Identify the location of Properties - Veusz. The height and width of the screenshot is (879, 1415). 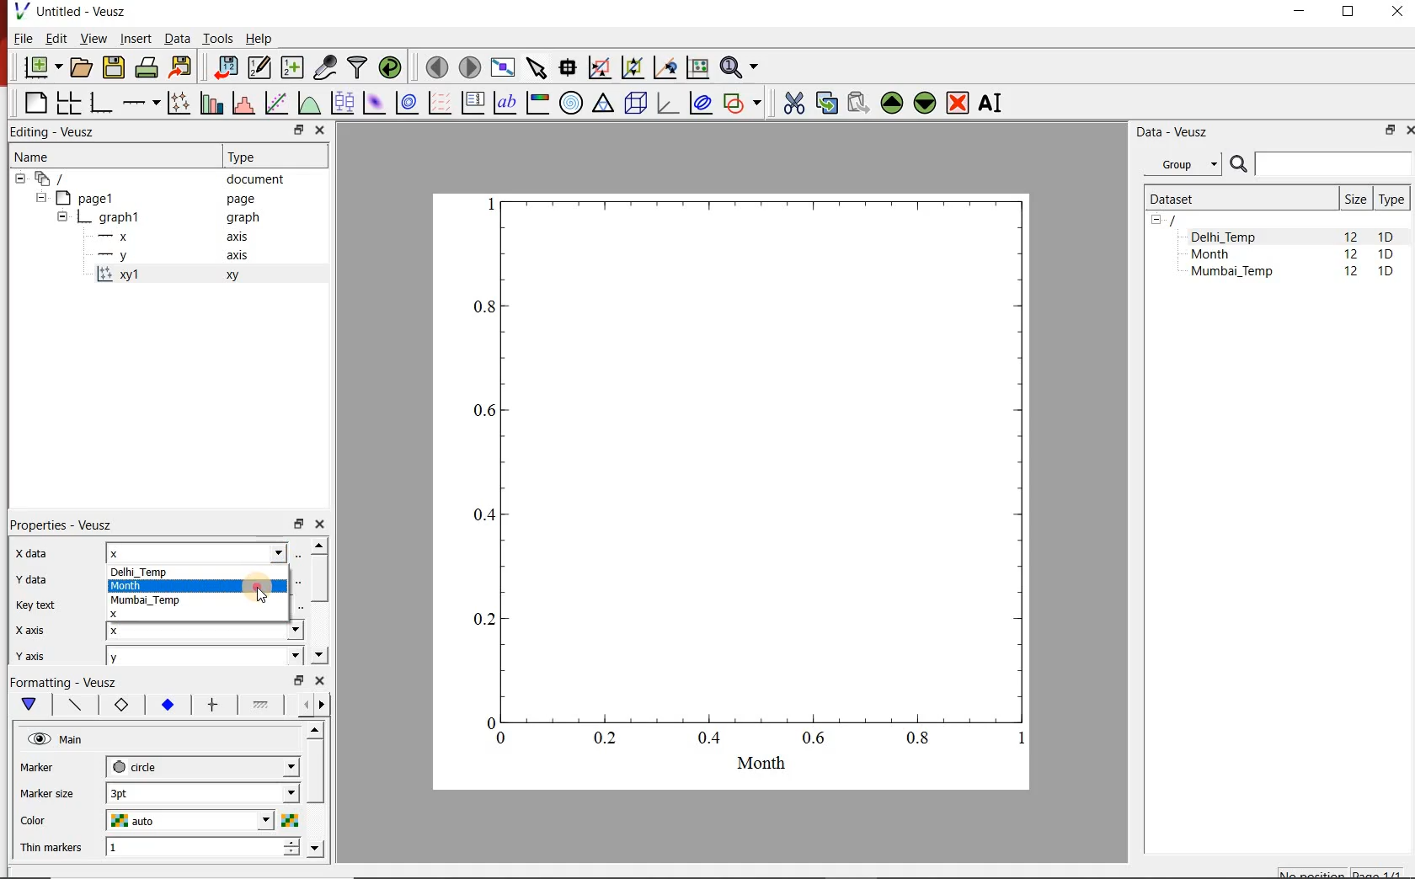
(58, 525).